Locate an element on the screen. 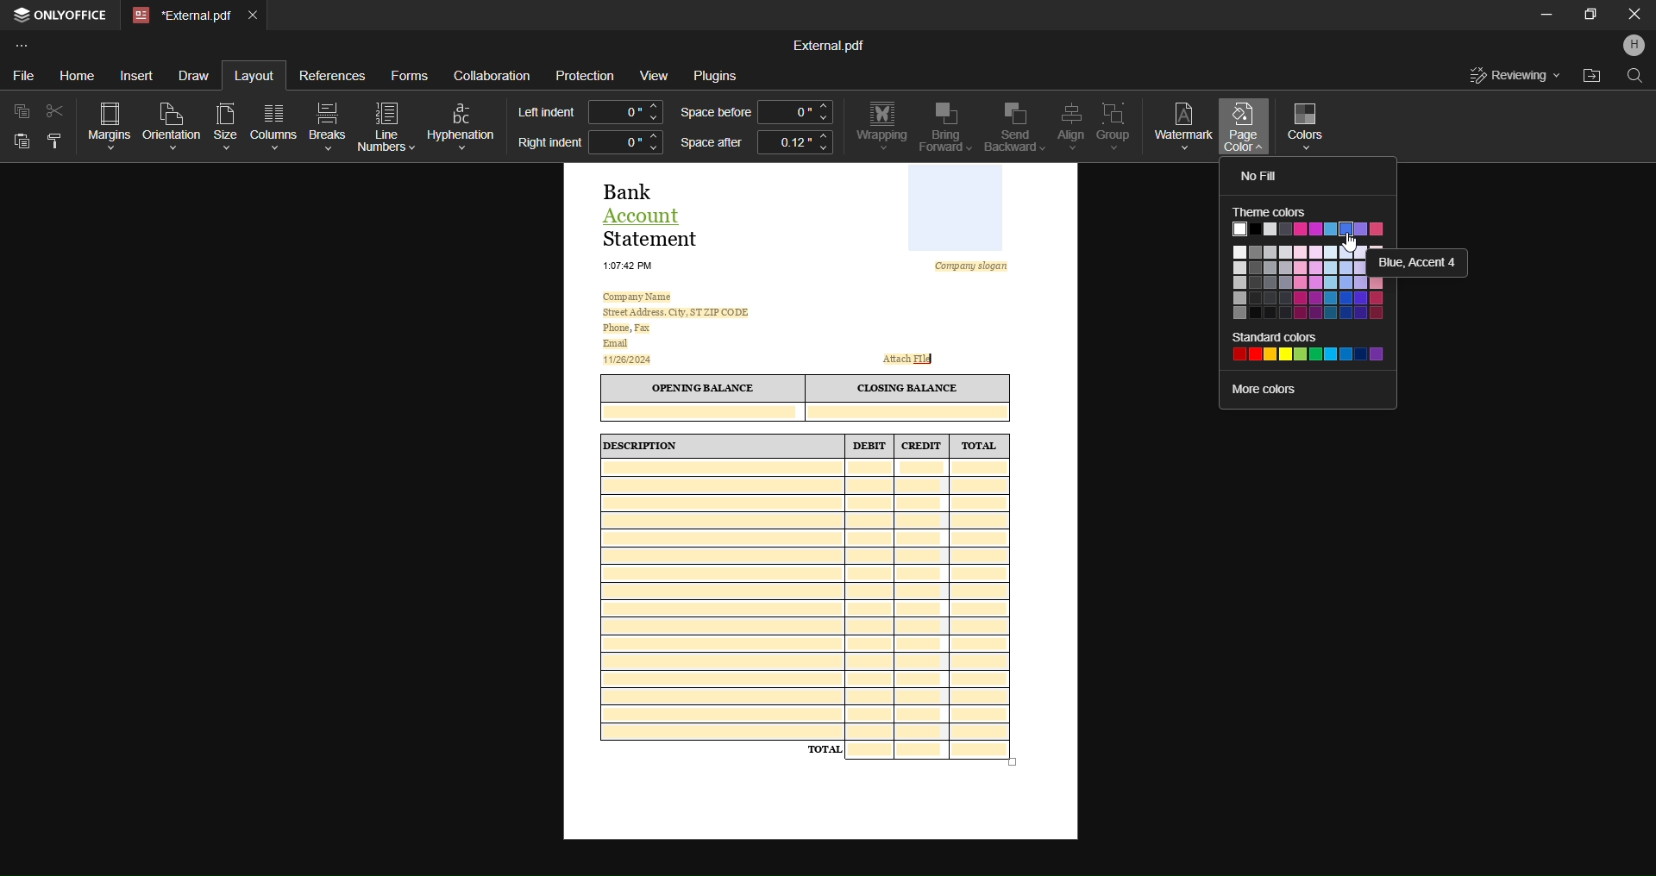 The height and width of the screenshot is (876, 1656). Columns is located at coordinates (276, 125).